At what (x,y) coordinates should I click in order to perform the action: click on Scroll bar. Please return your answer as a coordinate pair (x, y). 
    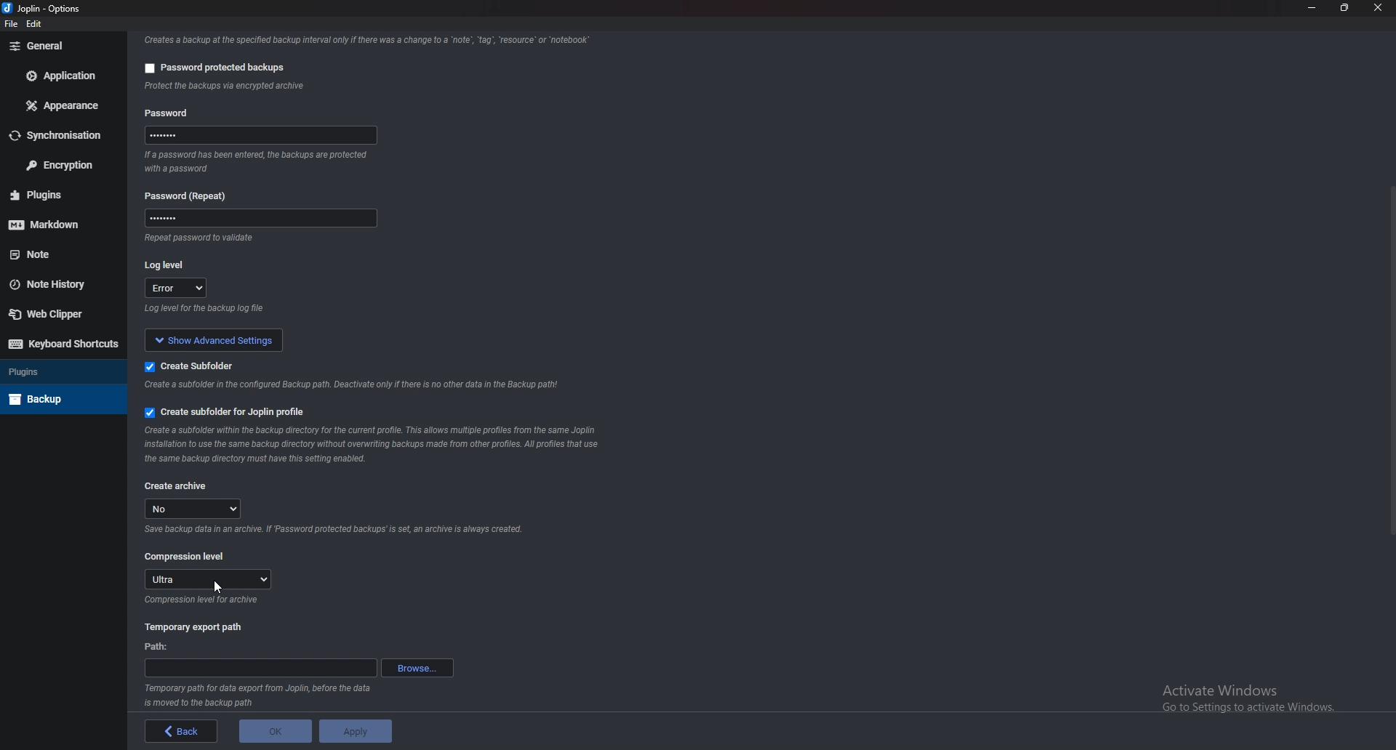
    Looking at the image, I should click on (1389, 360).